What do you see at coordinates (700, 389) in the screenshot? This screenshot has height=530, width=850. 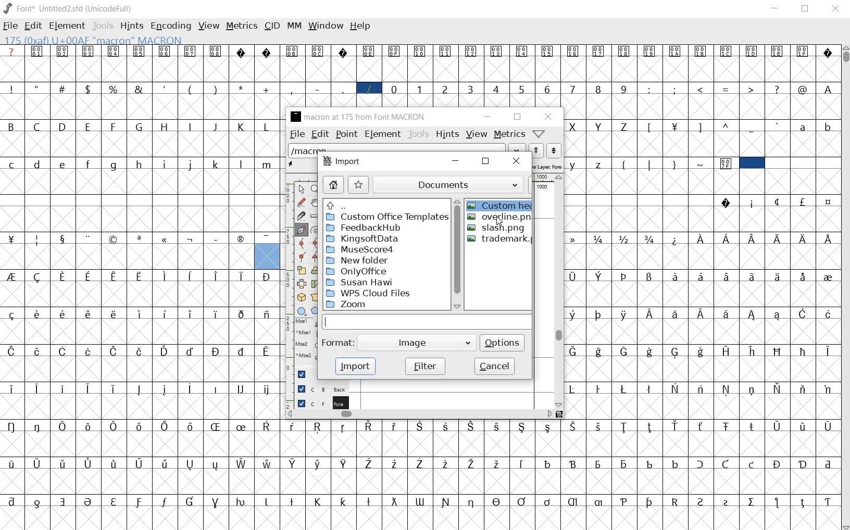 I see `Symbol` at bounding box center [700, 389].